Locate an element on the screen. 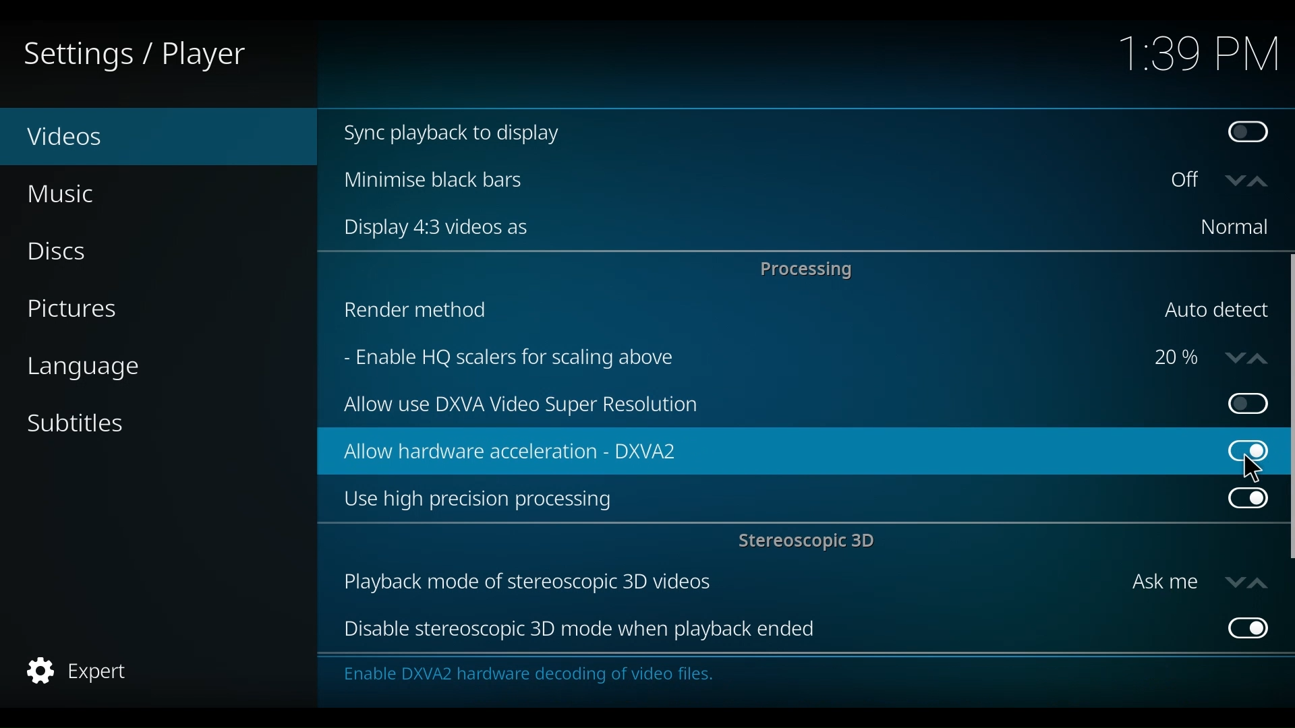 This screenshot has height=728, width=1295. Toggle on/off Disable stereoscopic 3D mode when playback ended is located at coordinates (1245, 627).